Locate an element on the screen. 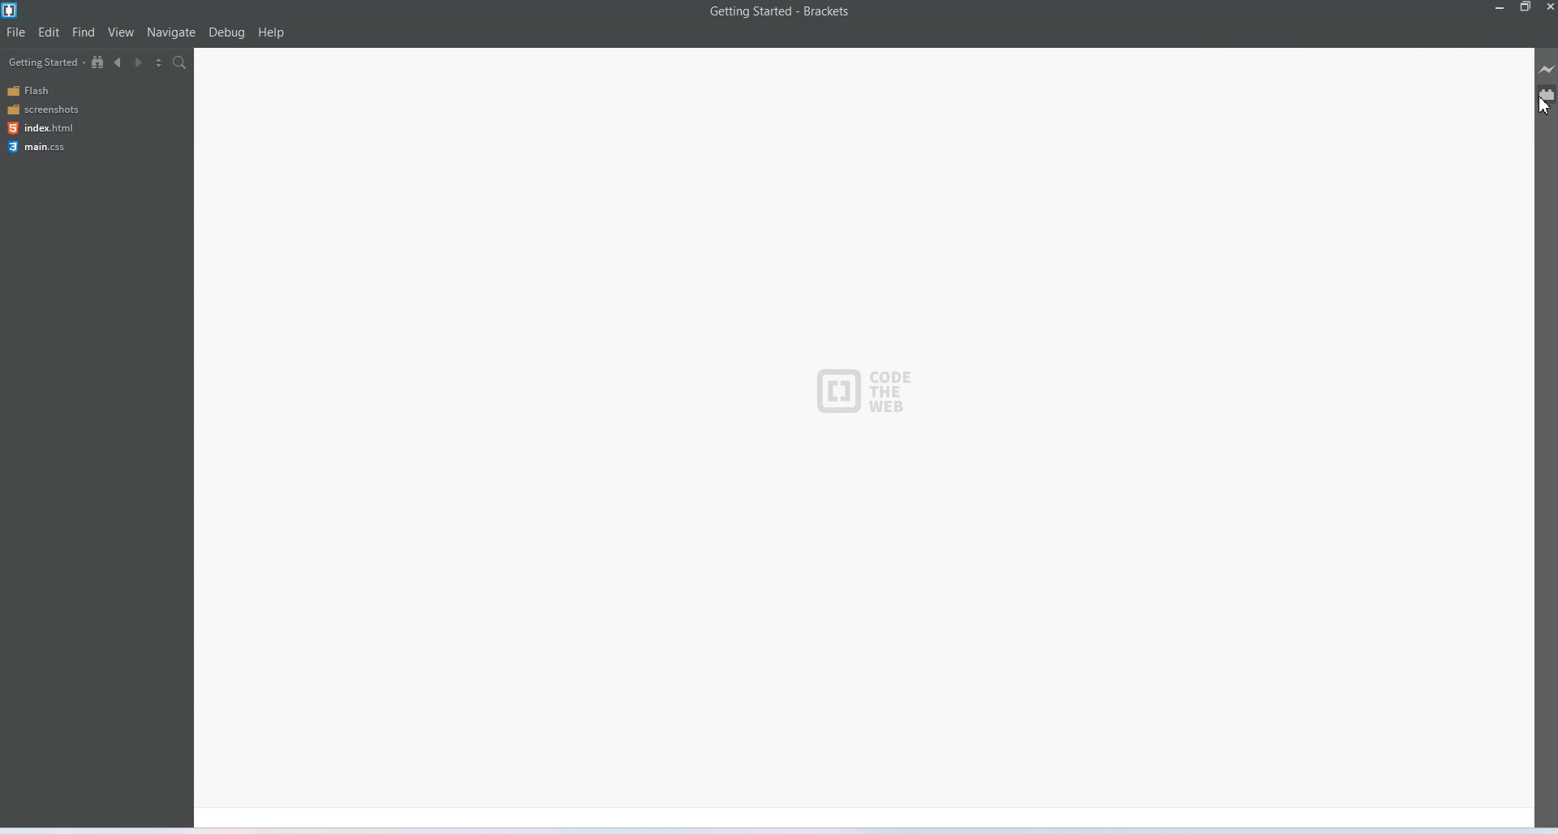 The height and width of the screenshot is (834, 1558). Maximise is located at coordinates (1526, 7).